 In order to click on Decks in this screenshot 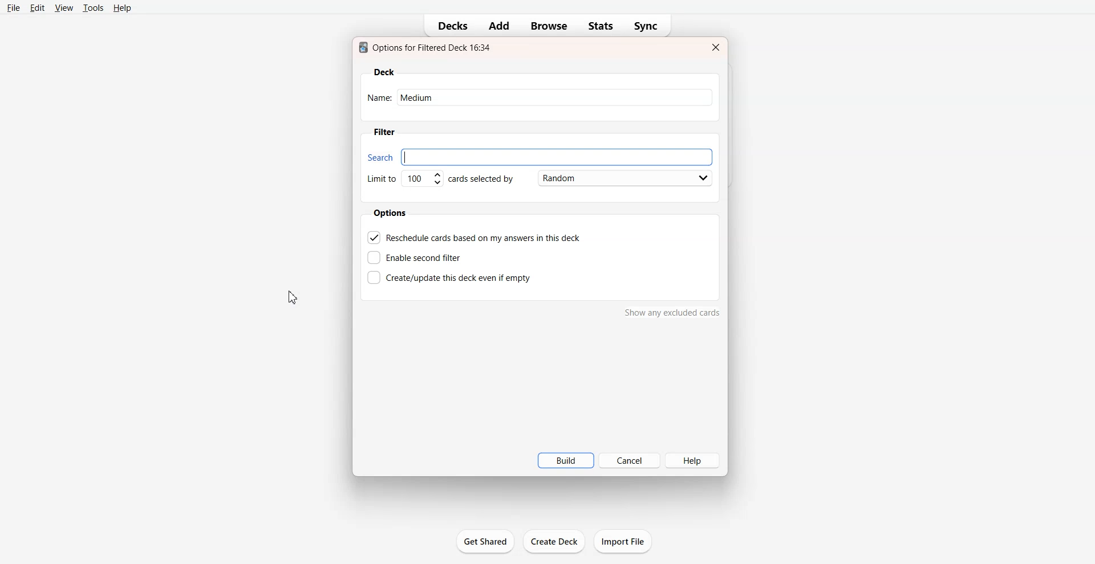, I will do `click(449, 26)`.